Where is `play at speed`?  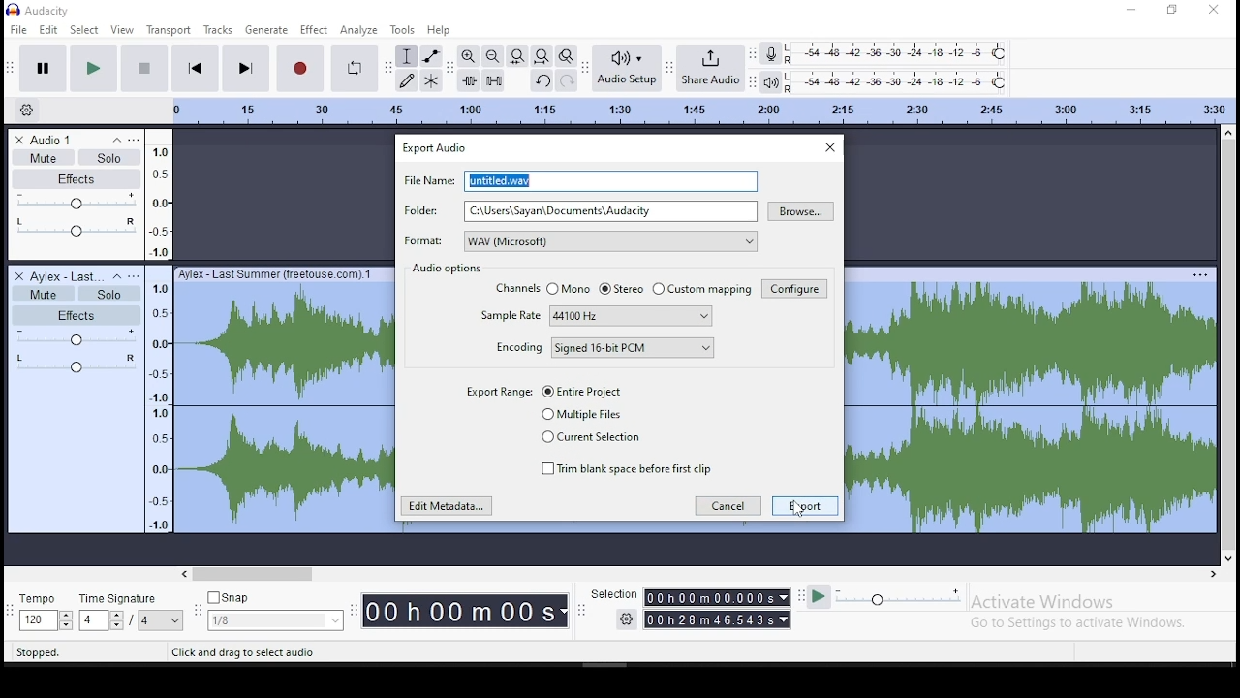
play at speed is located at coordinates (821, 598).